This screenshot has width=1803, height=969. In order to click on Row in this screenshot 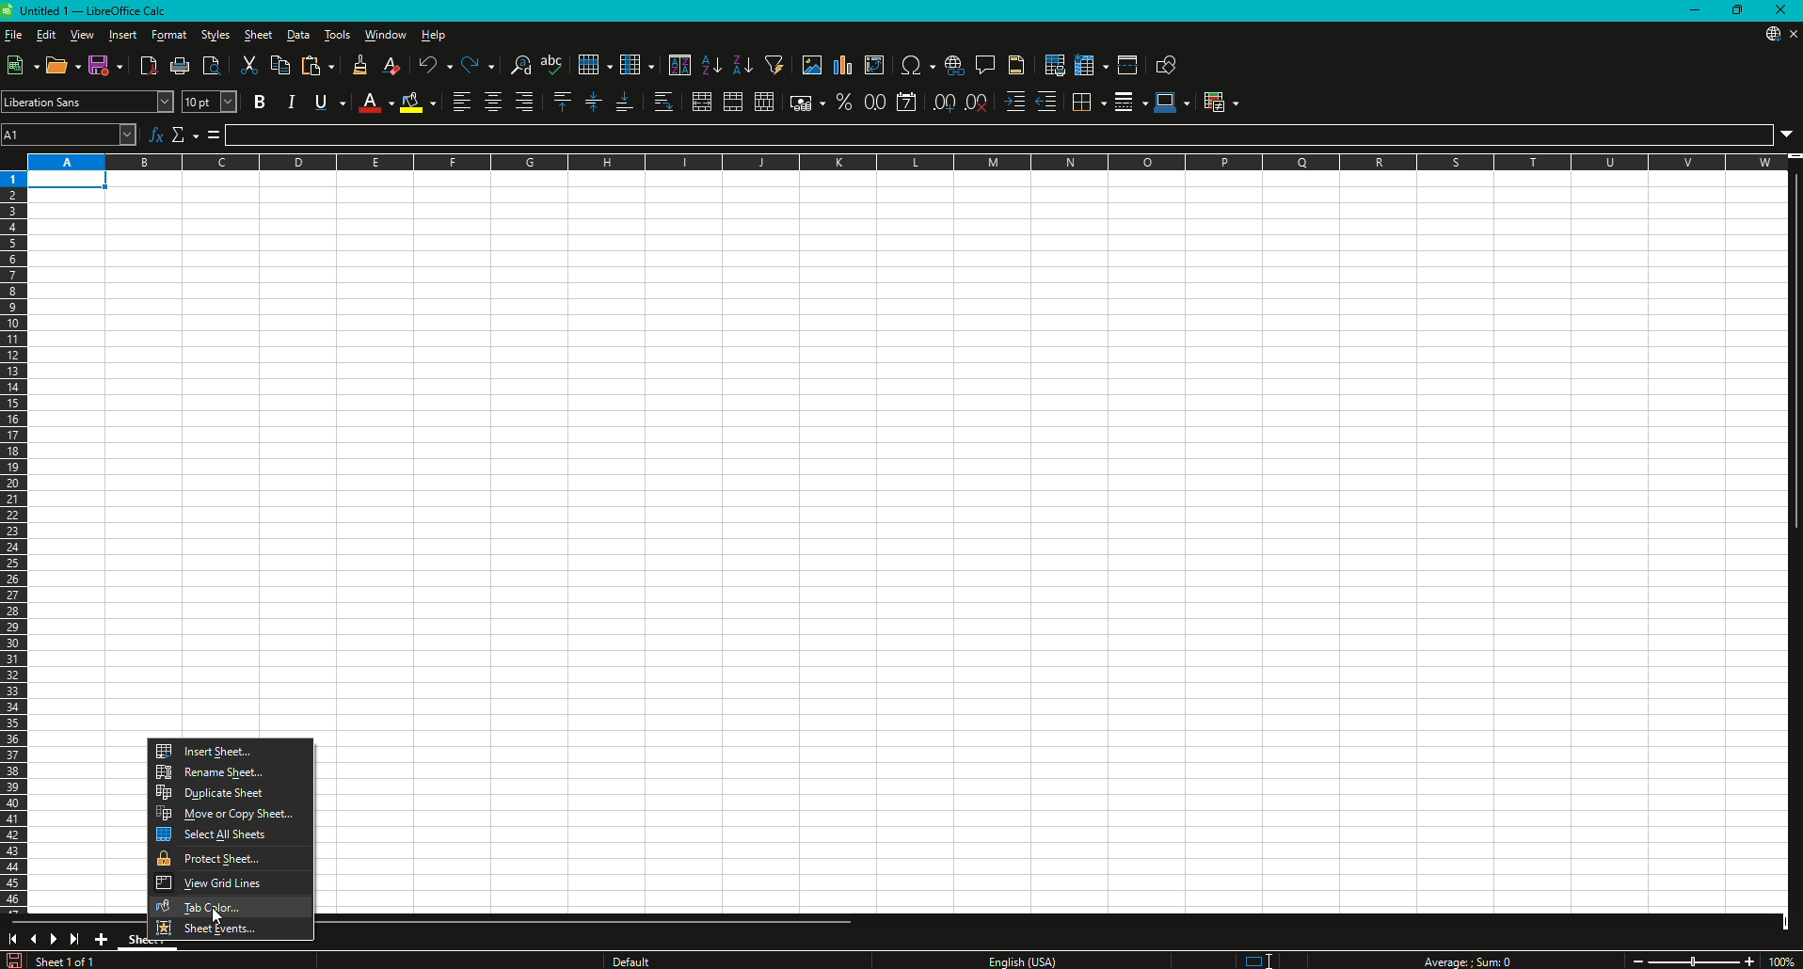, I will do `click(595, 65)`.